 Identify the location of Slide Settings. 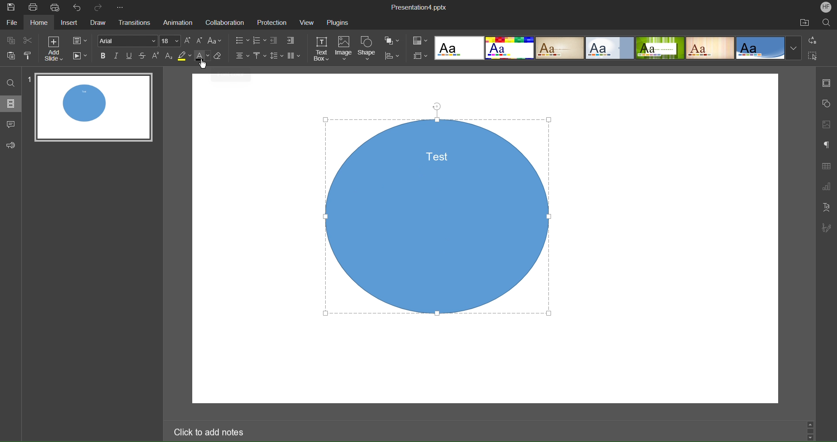
(78, 39).